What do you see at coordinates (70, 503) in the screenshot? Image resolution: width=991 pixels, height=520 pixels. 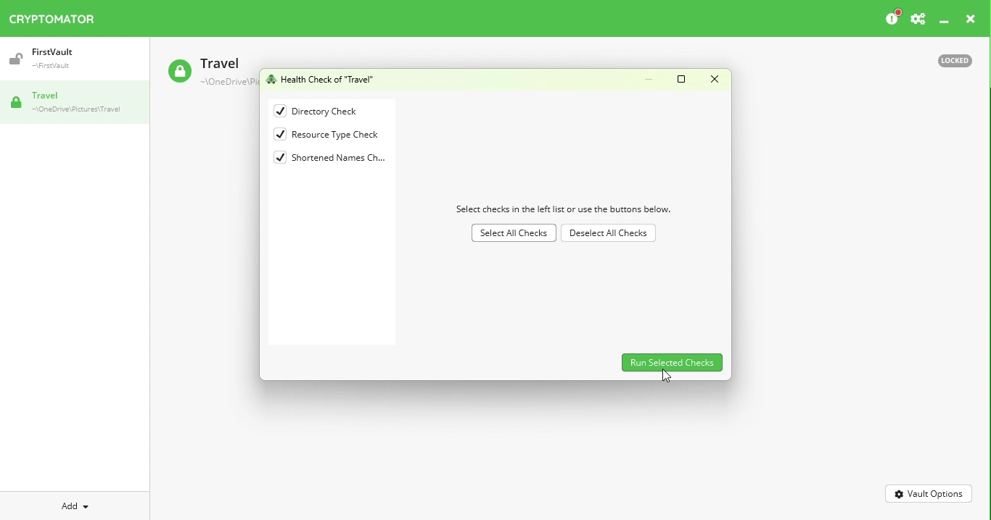 I see `Add dropdown` at bounding box center [70, 503].